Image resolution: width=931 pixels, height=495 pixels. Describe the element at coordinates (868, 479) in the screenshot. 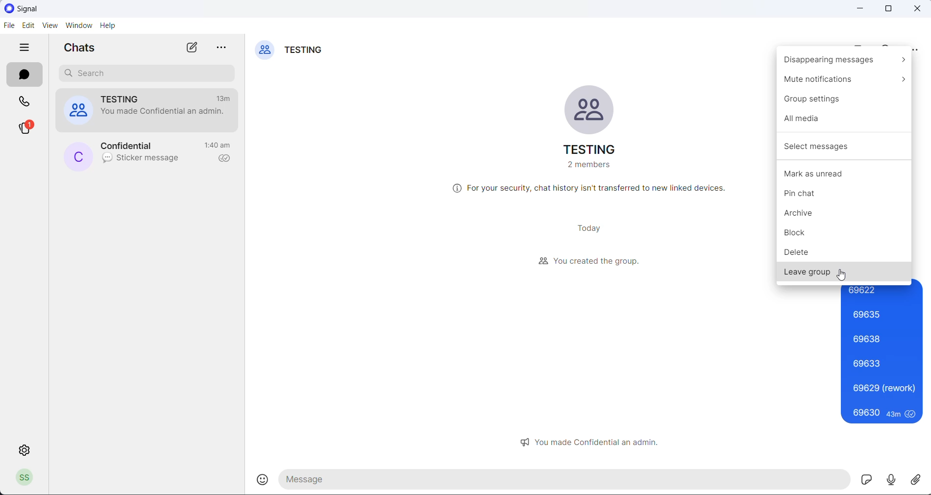

I see `sticker` at that location.